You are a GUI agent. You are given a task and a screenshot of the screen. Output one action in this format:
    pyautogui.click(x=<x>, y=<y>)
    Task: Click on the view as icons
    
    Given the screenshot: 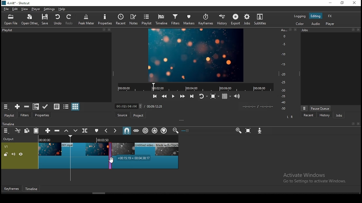 What is the action you would take?
    pyautogui.click(x=76, y=107)
    